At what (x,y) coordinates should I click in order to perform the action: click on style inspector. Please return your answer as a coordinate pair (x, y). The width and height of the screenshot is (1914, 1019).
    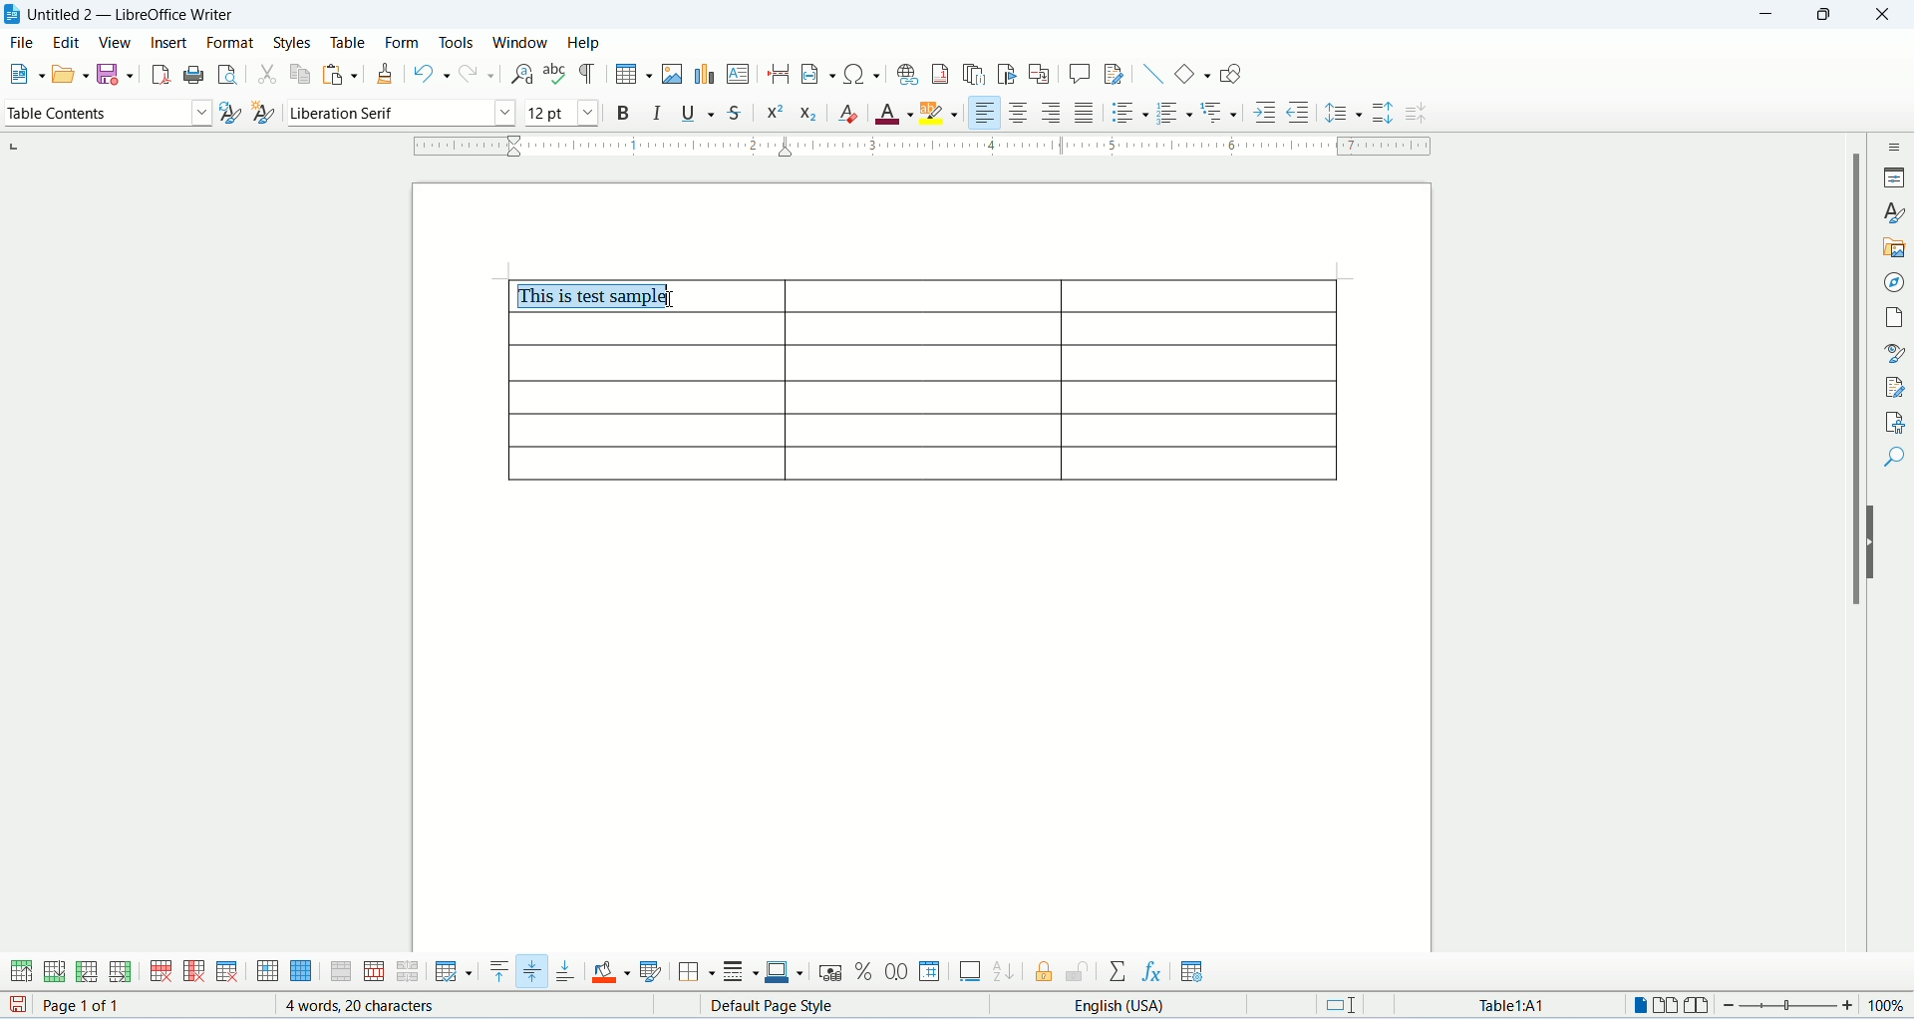
    Looking at the image, I should click on (1896, 352).